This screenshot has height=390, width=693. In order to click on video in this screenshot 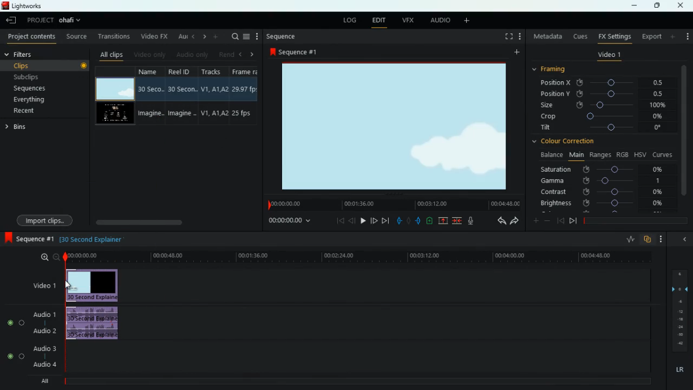, I will do `click(94, 285)`.